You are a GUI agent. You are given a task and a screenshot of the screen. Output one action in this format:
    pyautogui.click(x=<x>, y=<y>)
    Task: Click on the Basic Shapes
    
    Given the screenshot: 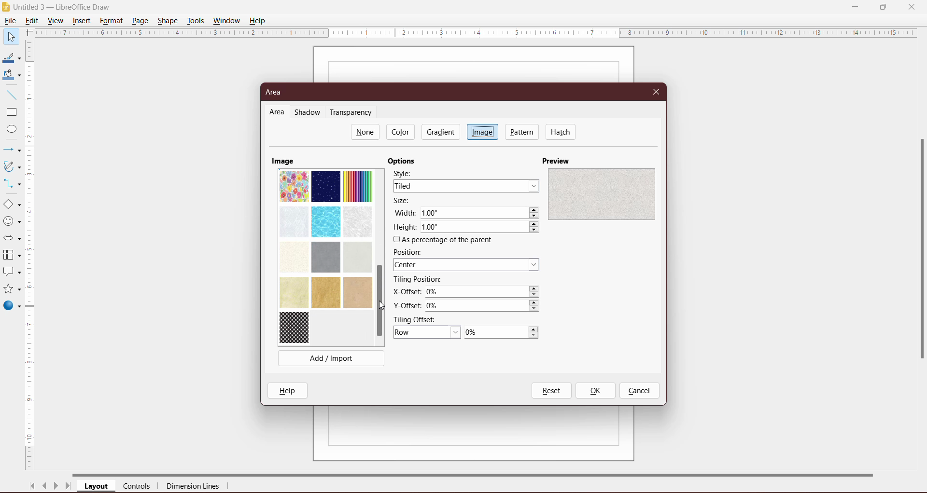 What is the action you would take?
    pyautogui.click(x=12, y=205)
    